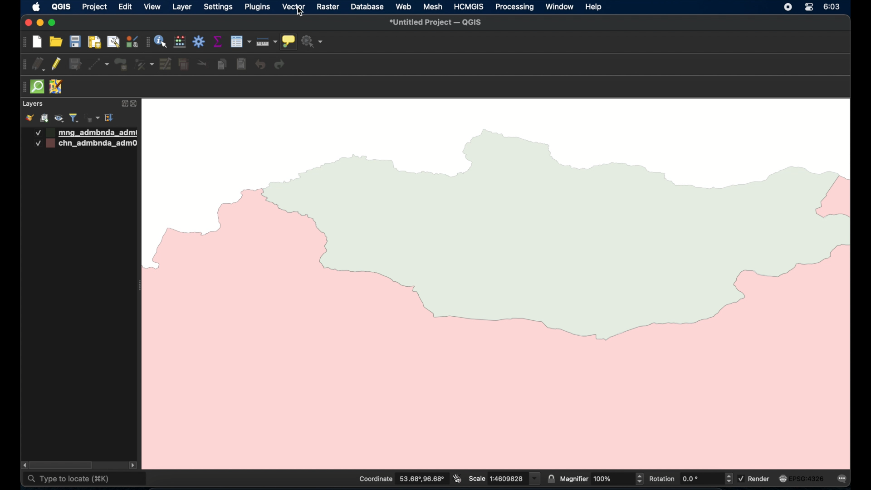 Image resolution: width=871 pixels, height=490 pixels. What do you see at coordinates (44, 118) in the screenshot?
I see `add group` at bounding box center [44, 118].